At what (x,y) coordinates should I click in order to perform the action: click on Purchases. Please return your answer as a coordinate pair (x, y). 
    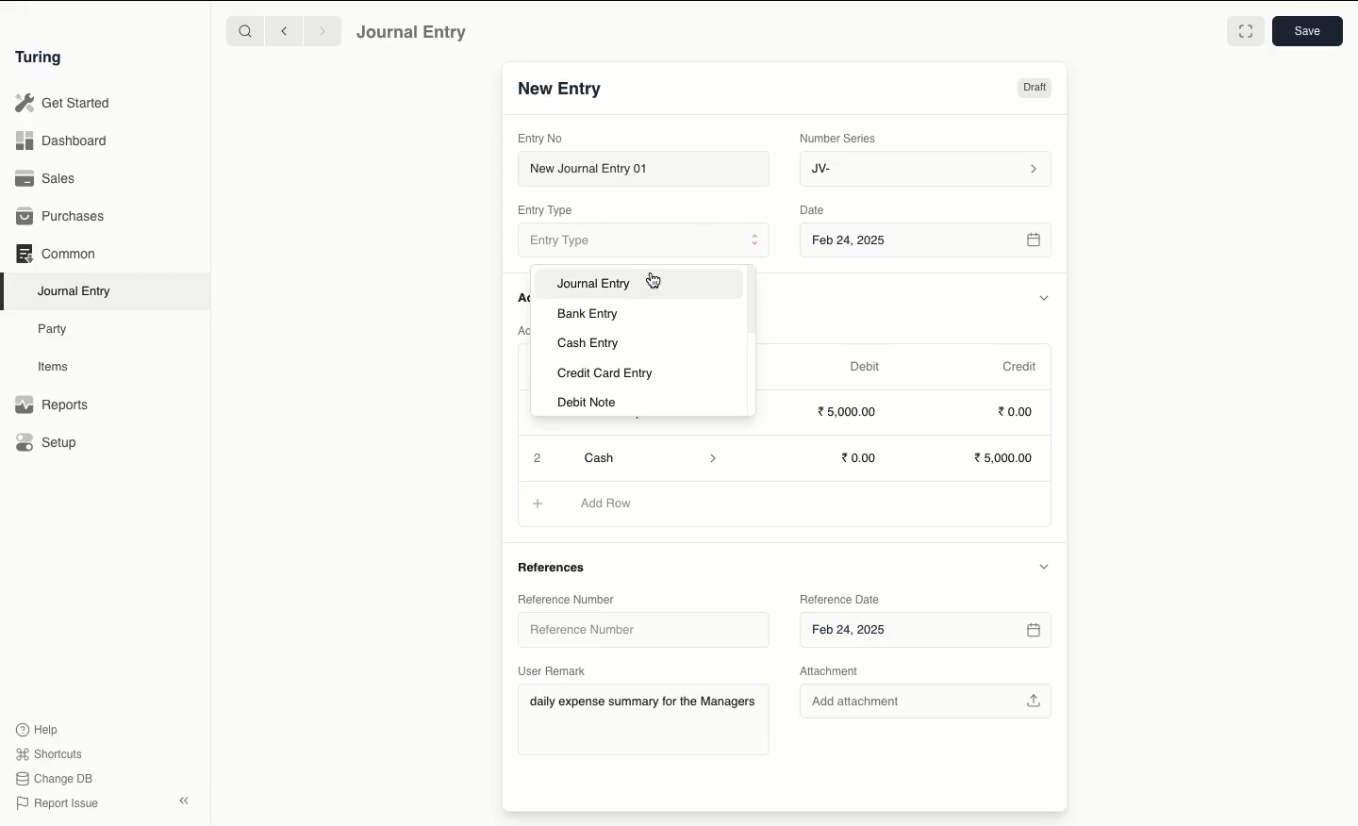
    Looking at the image, I should click on (61, 218).